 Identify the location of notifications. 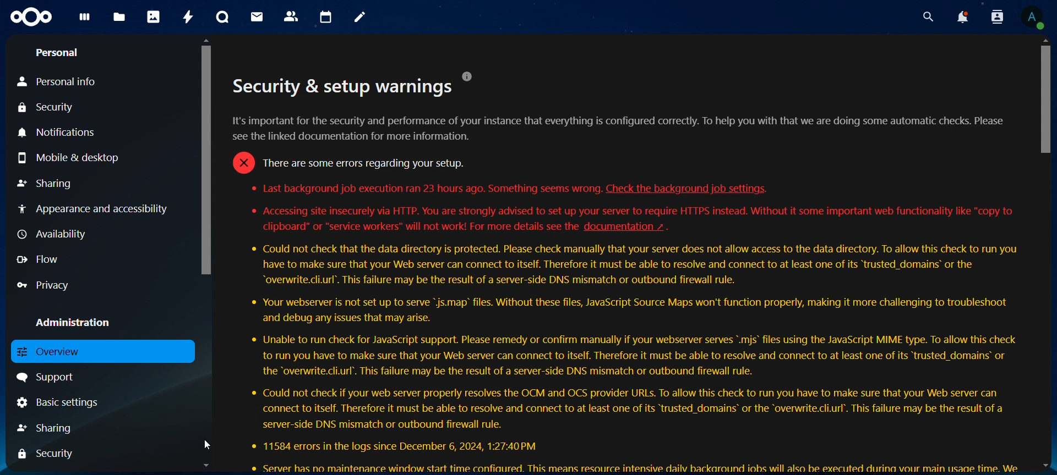
(59, 132).